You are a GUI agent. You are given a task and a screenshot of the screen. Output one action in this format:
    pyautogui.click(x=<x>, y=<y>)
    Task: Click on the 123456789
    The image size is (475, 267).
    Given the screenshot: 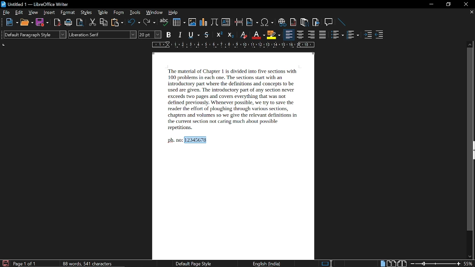 What is the action you would take?
    pyautogui.click(x=196, y=140)
    